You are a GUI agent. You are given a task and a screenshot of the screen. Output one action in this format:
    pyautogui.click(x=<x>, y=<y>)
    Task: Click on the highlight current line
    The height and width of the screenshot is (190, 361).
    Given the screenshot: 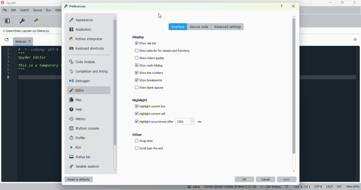 What is the action you would take?
    pyautogui.click(x=151, y=106)
    